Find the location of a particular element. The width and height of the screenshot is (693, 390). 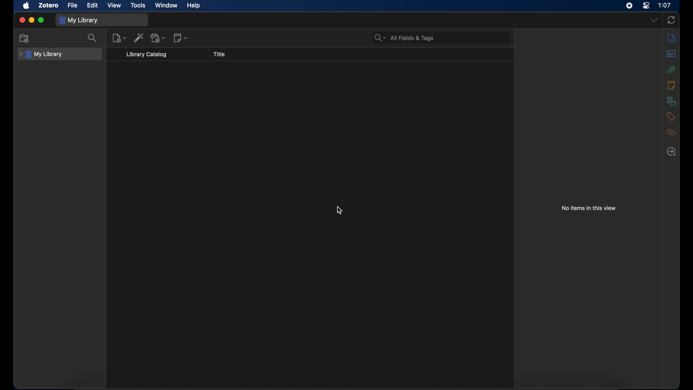

locate is located at coordinates (672, 152).